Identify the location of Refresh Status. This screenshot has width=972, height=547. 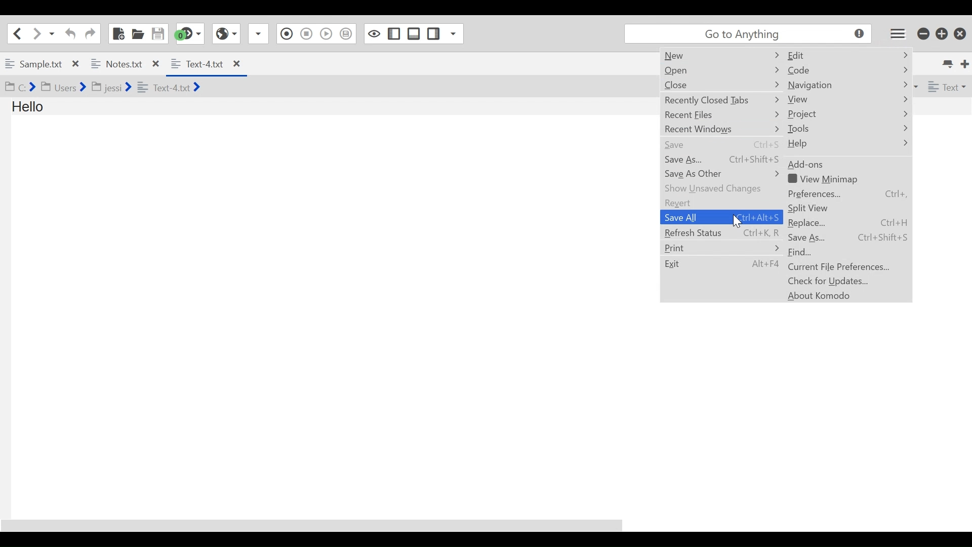
(721, 232).